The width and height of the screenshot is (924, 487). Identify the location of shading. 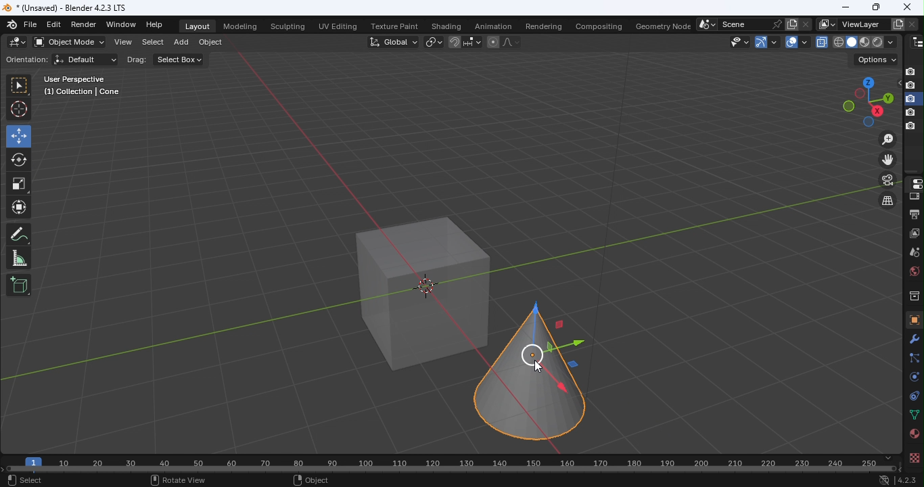
(890, 41).